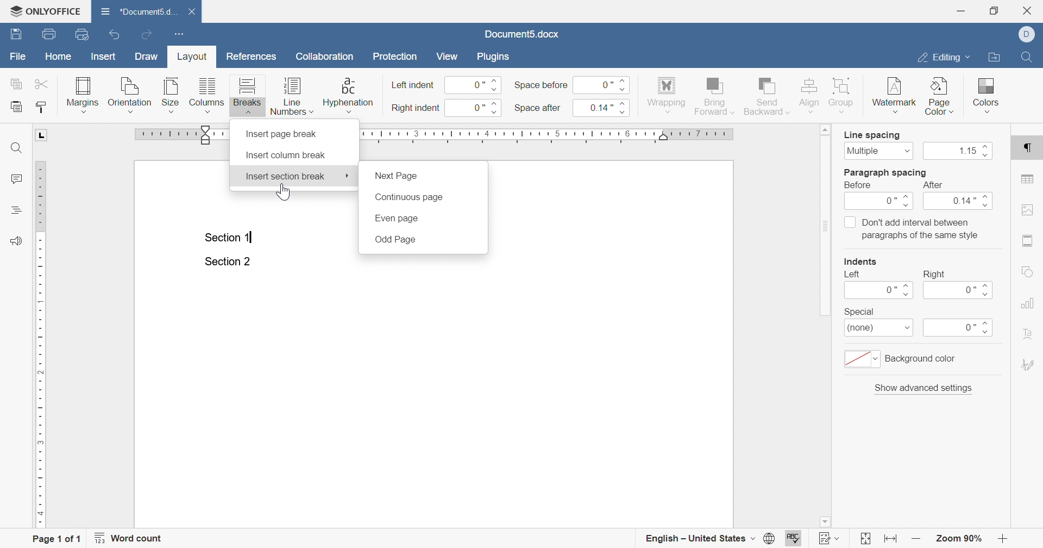  Describe the element at coordinates (147, 56) in the screenshot. I see `draw` at that location.